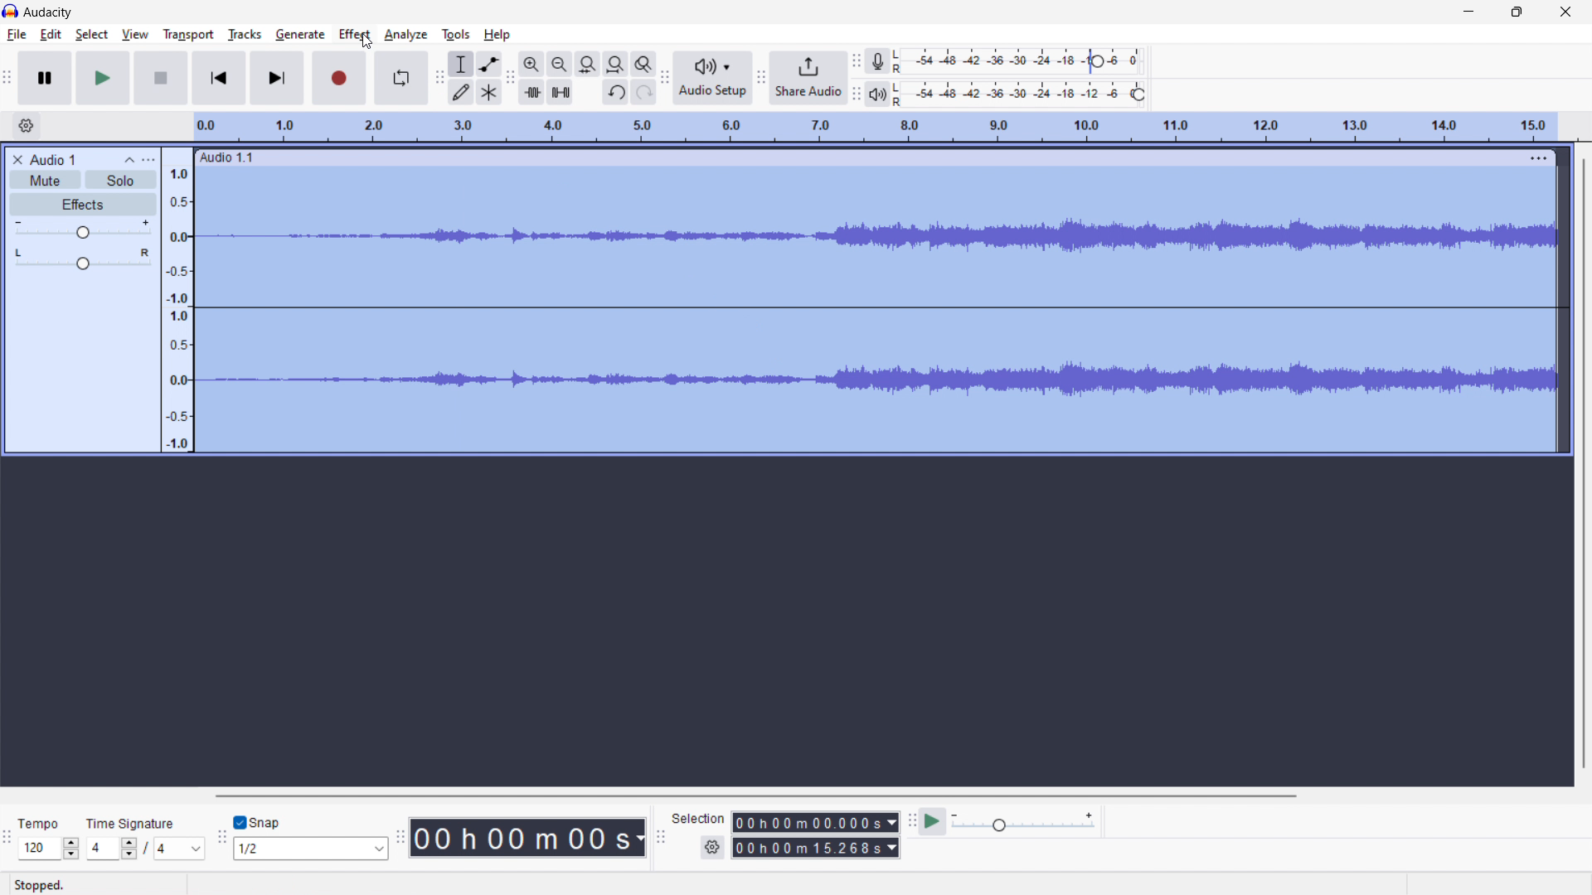 The image size is (1592, 895). I want to click on minimize, so click(1469, 14).